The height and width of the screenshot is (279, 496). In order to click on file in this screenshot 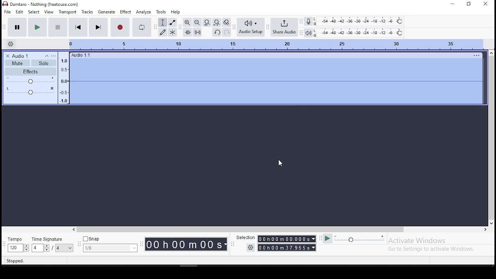, I will do `click(8, 12)`.